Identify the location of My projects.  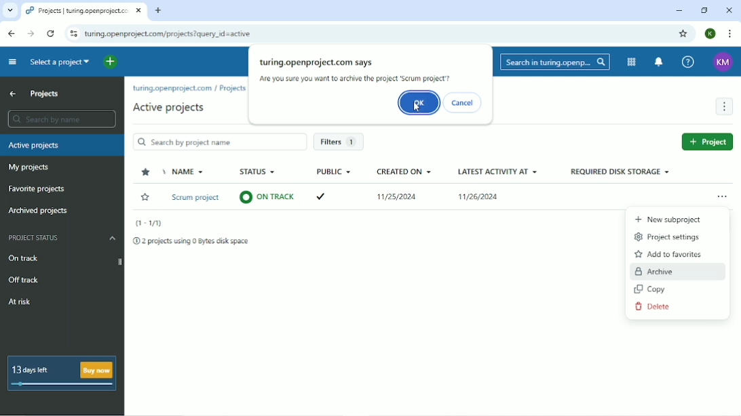
(28, 168).